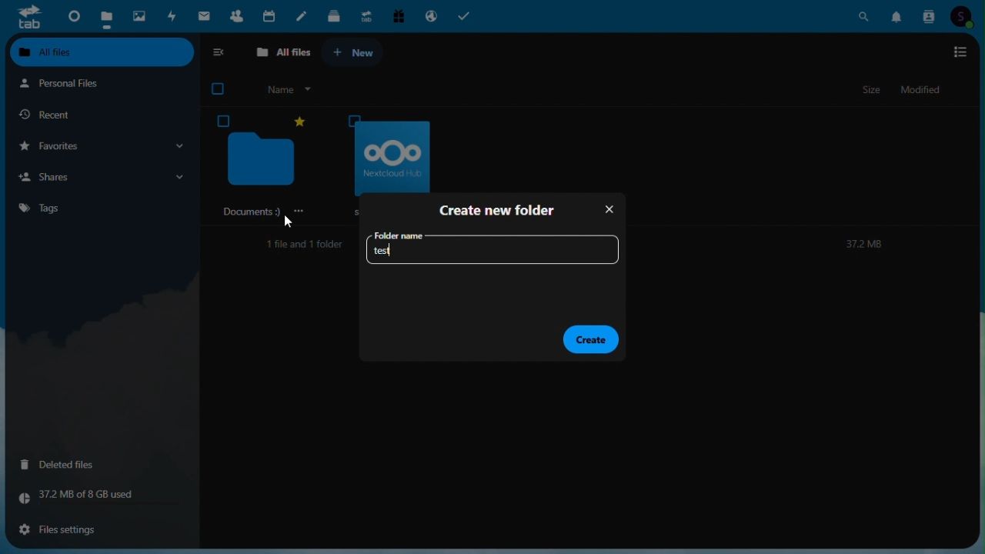 Image resolution: width=985 pixels, height=554 pixels. What do you see at coordinates (401, 232) in the screenshot?
I see `folder name` at bounding box center [401, 232].